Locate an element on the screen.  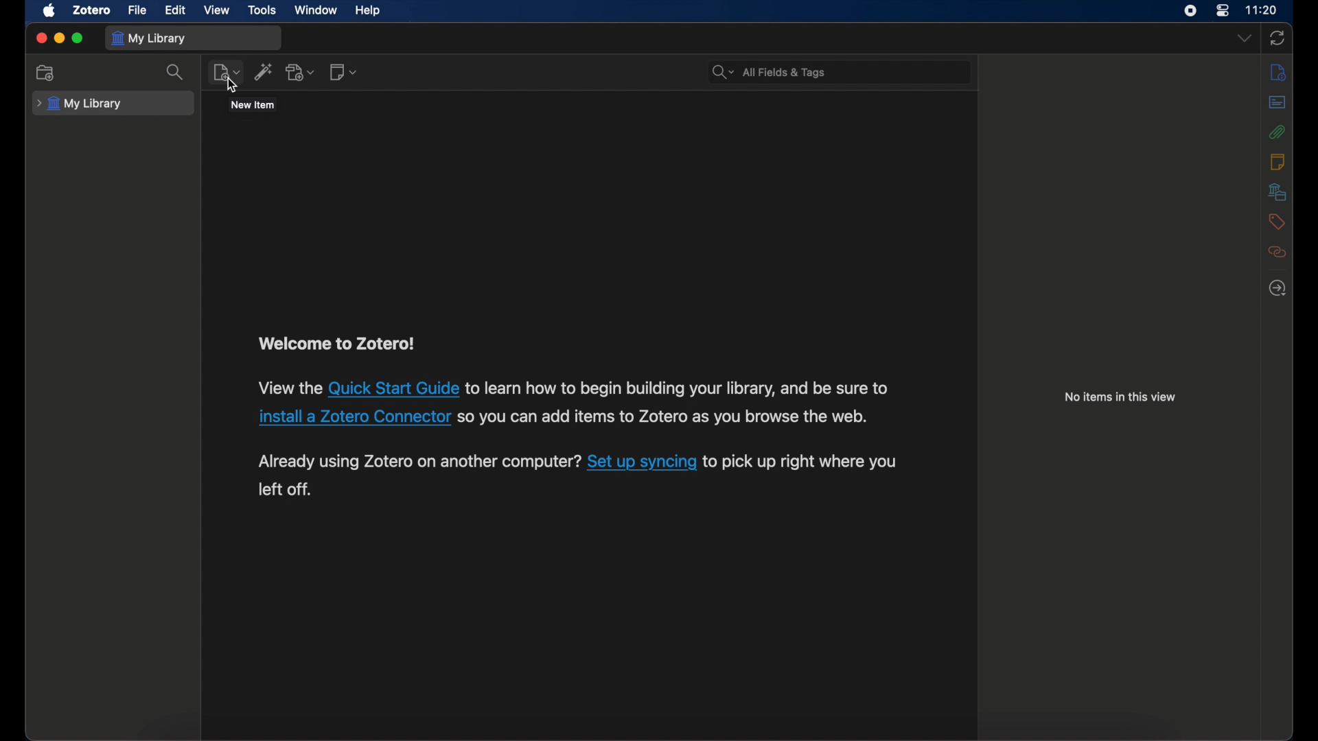
search is located at coordinates (767, 71).